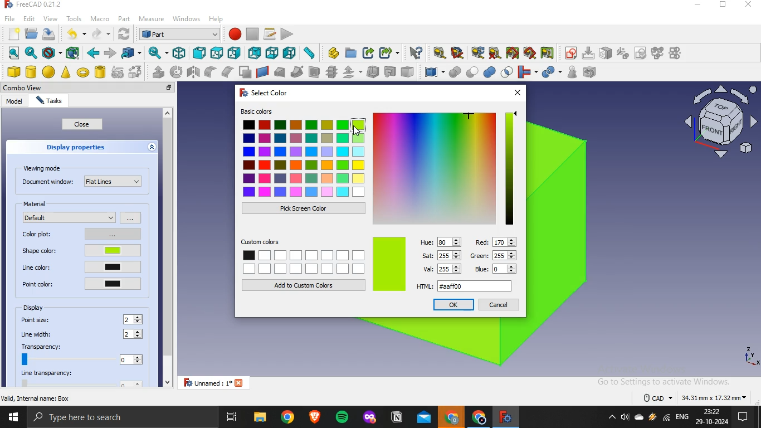 This screenshot has width=761, height=428. Describe the element at coordinates (217, 382) in the screenshot. I see `unnamed` at that location.